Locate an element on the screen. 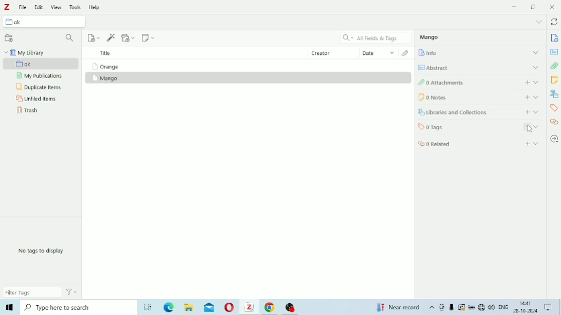 Image resolution: width=561 pixels, height=315 pixels. Mic is located at coordinates (452, 307).